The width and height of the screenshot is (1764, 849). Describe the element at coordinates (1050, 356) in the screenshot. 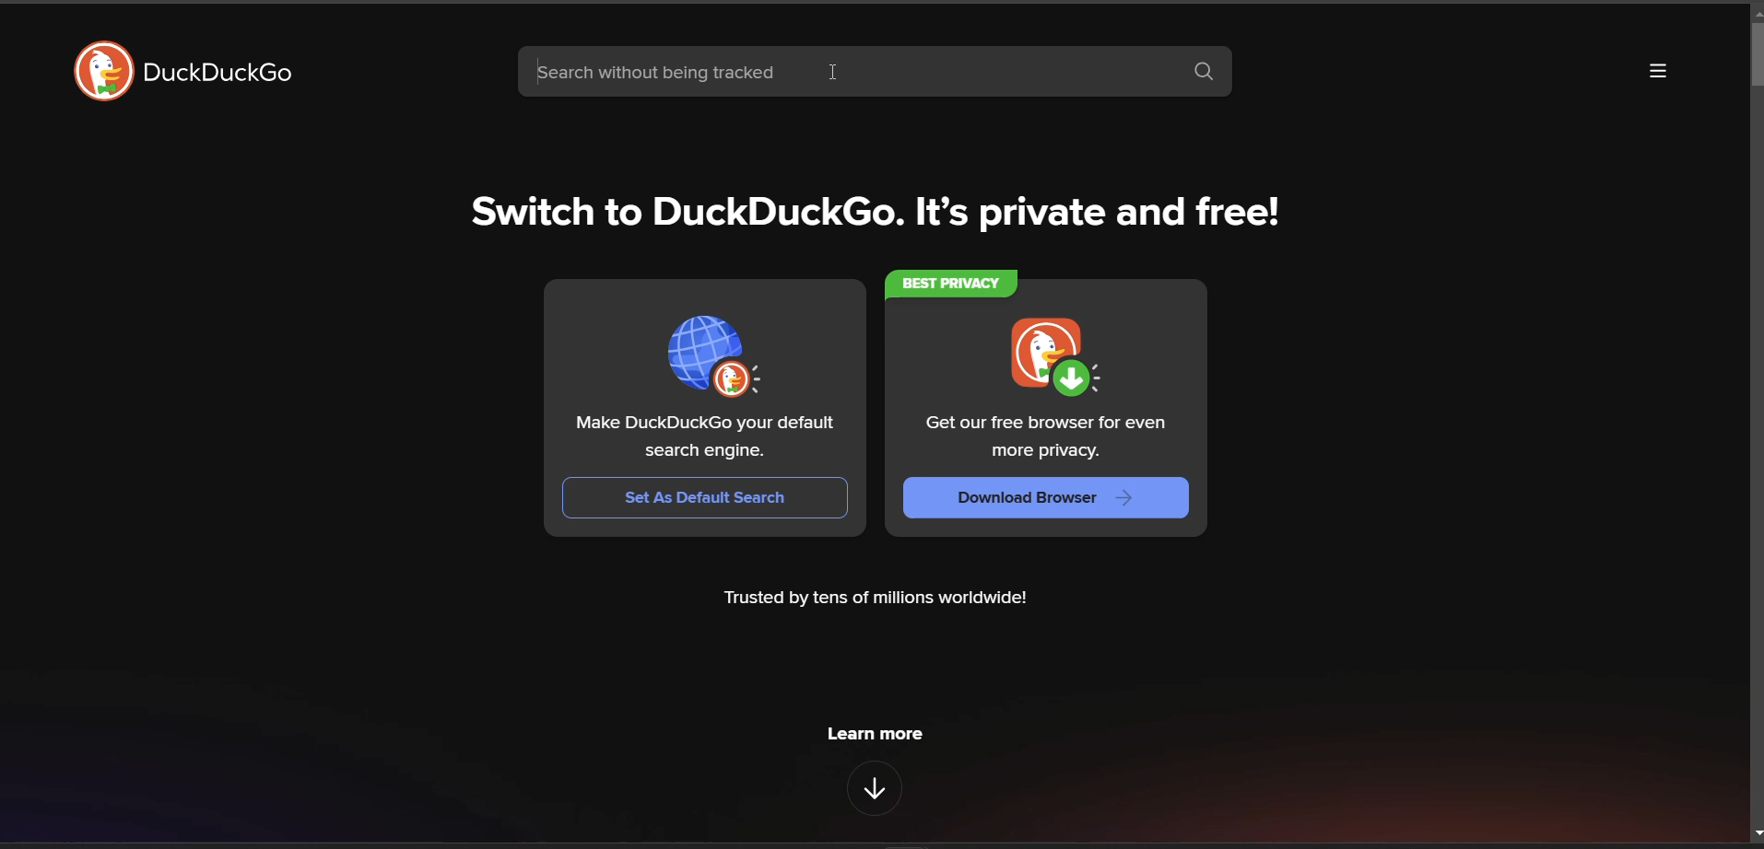

I see `logo` at that location.